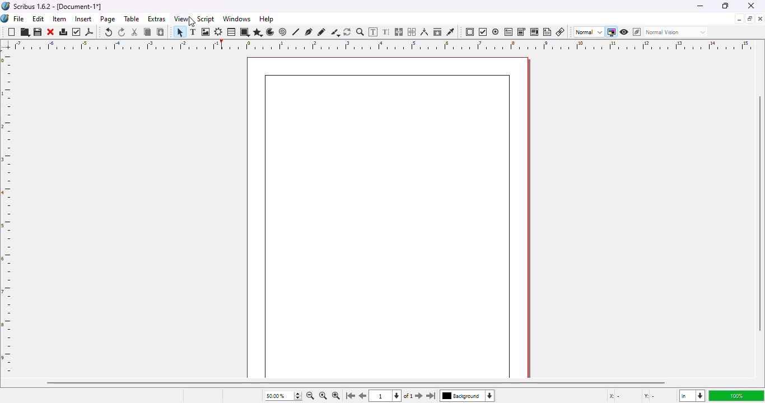  I want to click on view, so click(181, 18).